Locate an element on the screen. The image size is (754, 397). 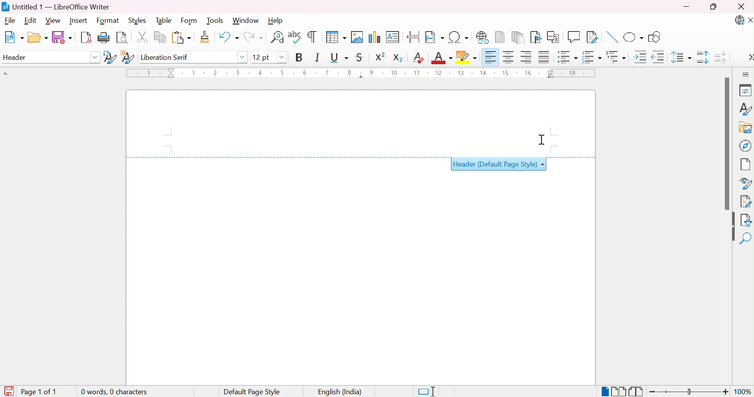
Navigator is located at coordinates (747, 146).